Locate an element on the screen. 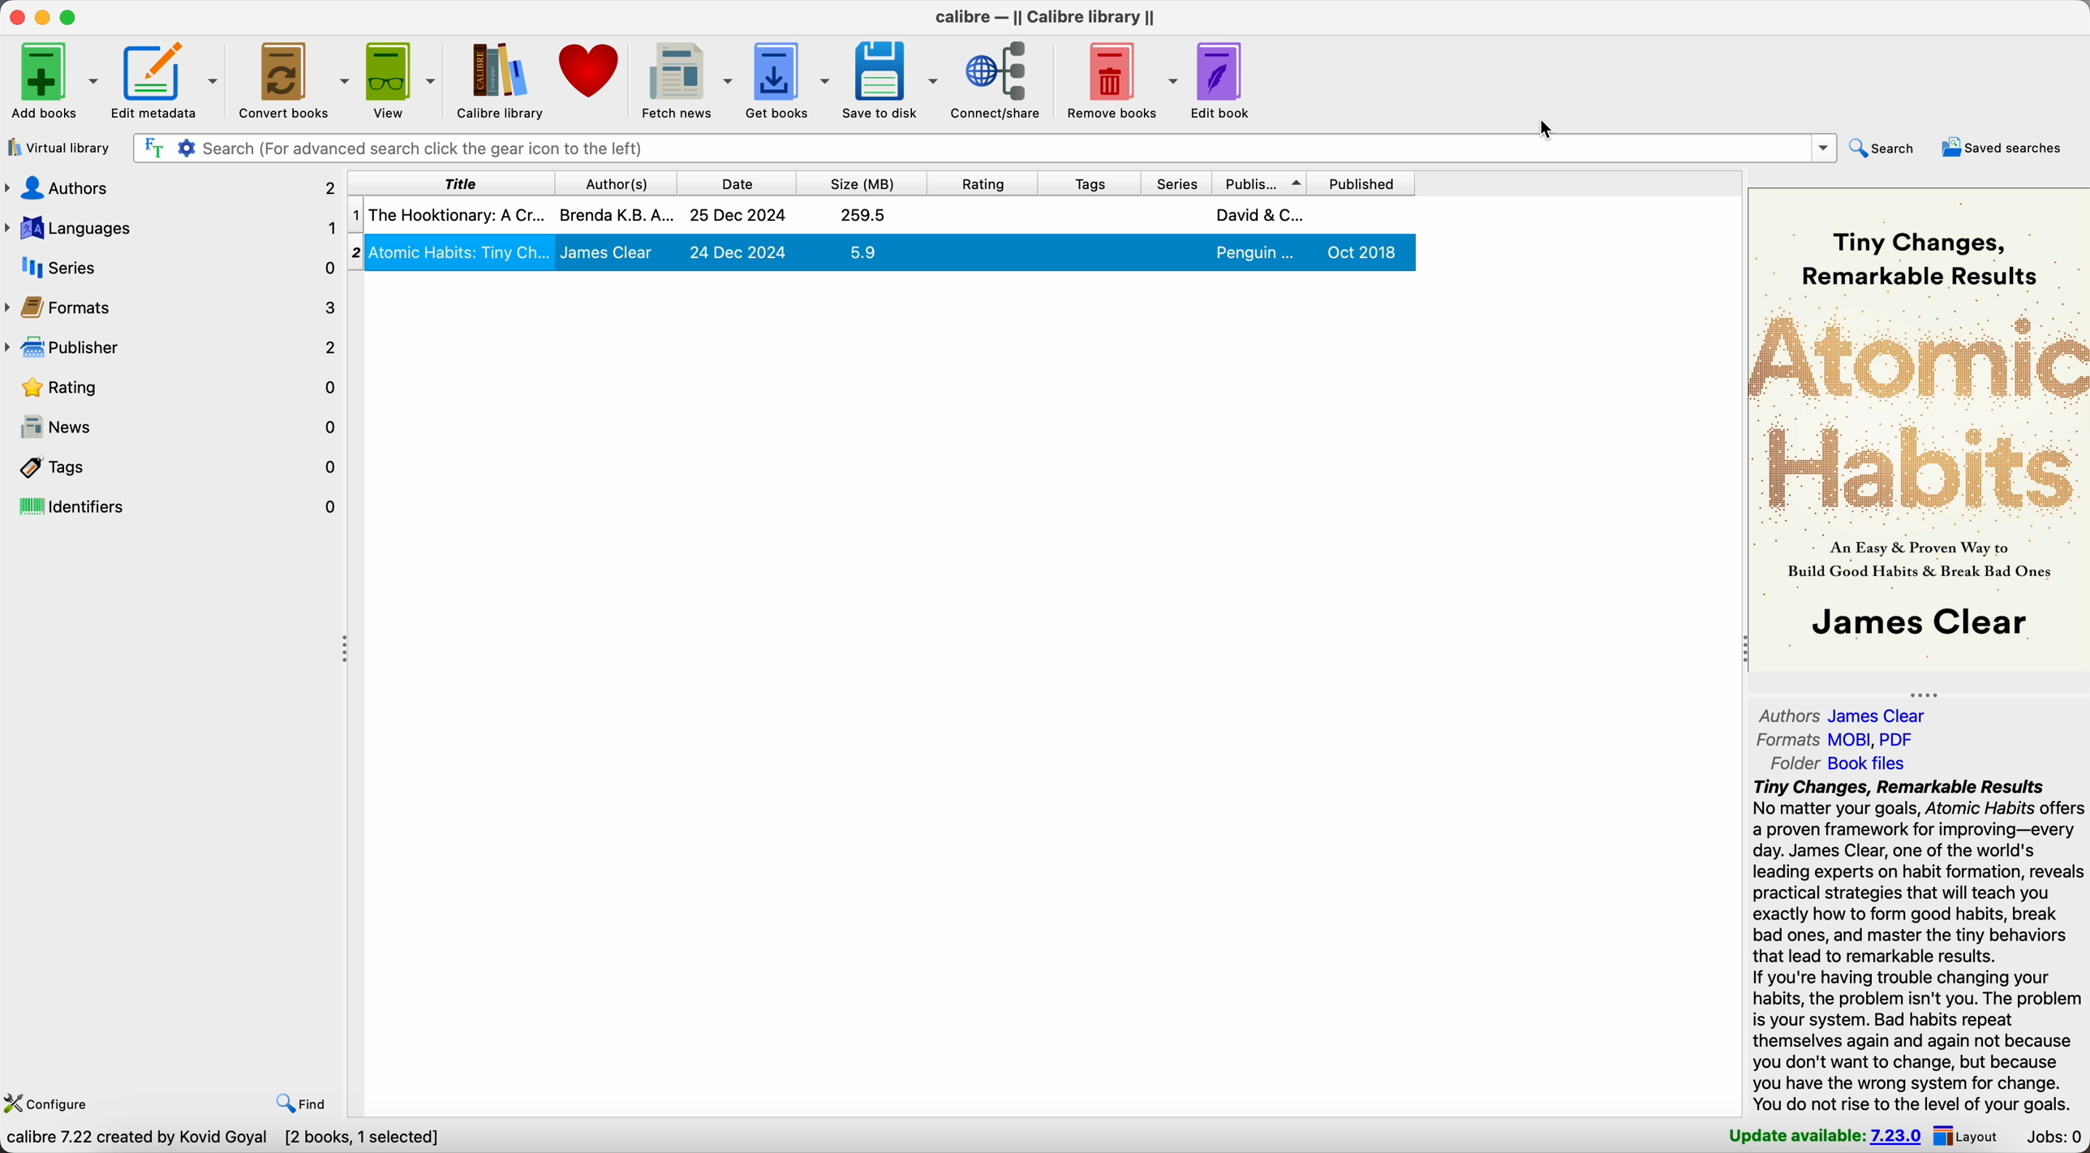 Image resolution: width=2090 pixels, height=1153 pixels. Jobs: 0 is located at coordinates (2051, 1138).